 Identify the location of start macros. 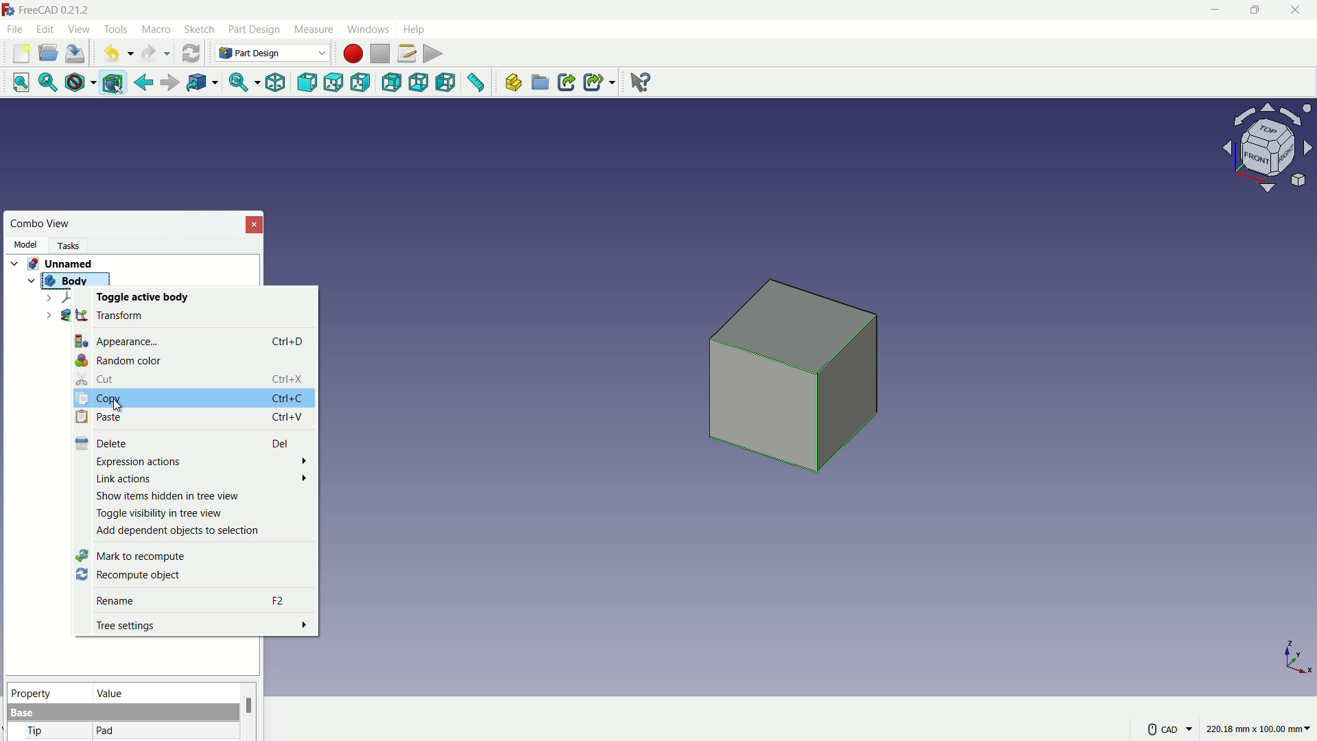
(352, 54).